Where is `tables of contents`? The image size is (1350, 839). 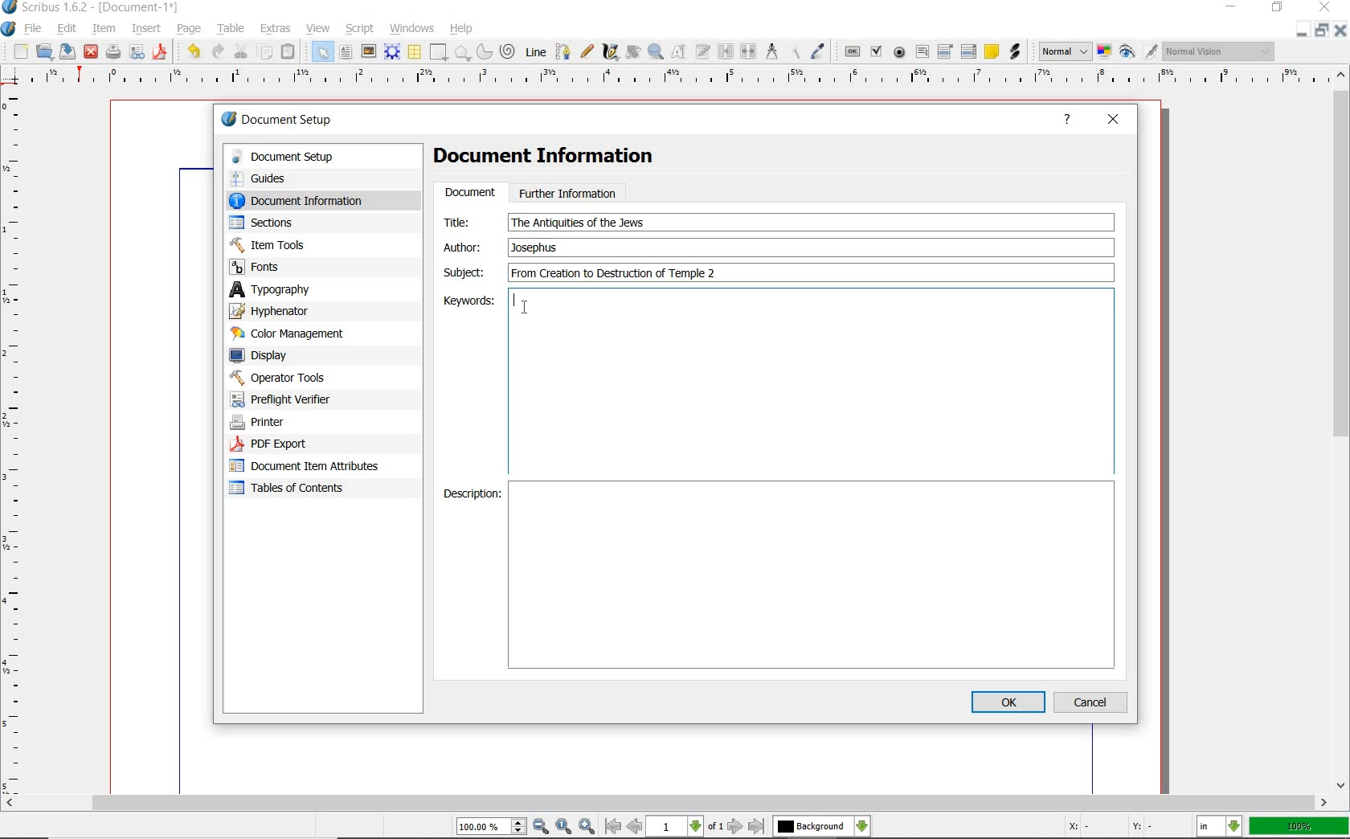 tables of contents is located at coordinates (297, 489).